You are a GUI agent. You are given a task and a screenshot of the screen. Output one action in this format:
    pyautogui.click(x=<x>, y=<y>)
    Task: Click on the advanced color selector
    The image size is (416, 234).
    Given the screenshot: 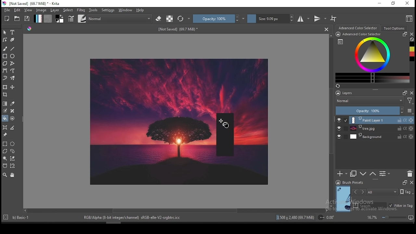 What is the action you would take?
    pyautogui.click(x=372, y=58)
    